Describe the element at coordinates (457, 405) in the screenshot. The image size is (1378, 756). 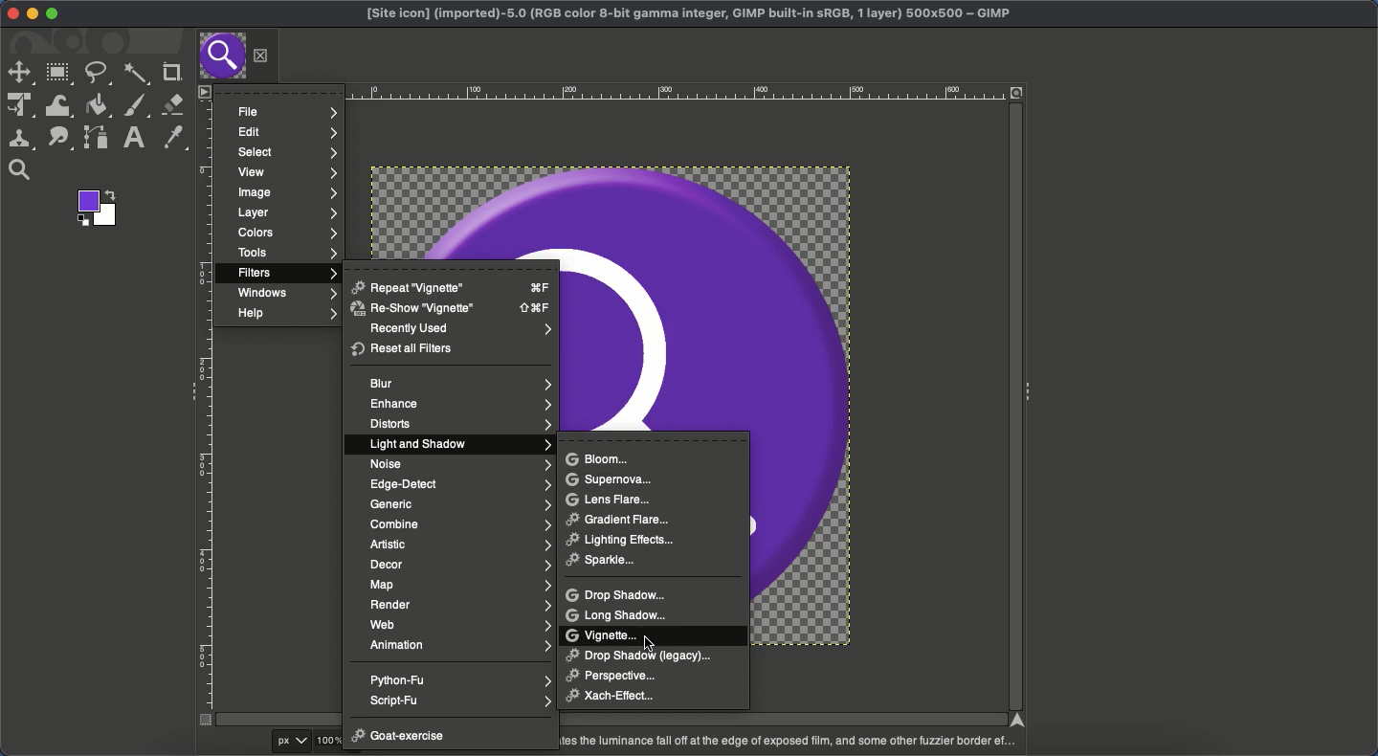
I see `Enhance` at that location.